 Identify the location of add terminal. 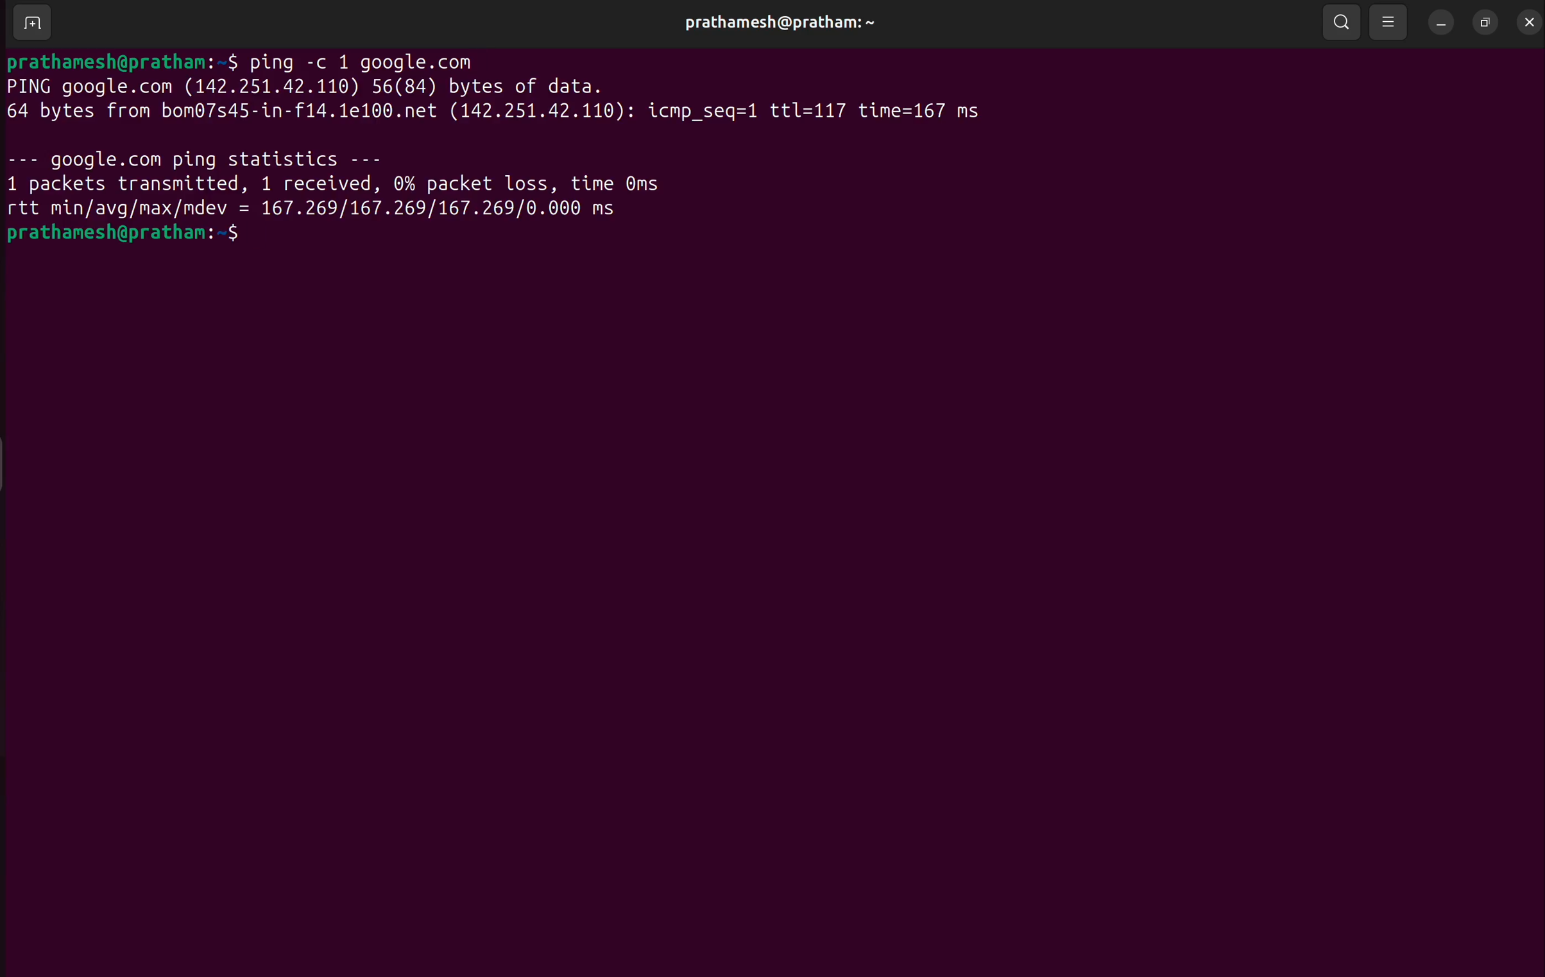
(31, 24).